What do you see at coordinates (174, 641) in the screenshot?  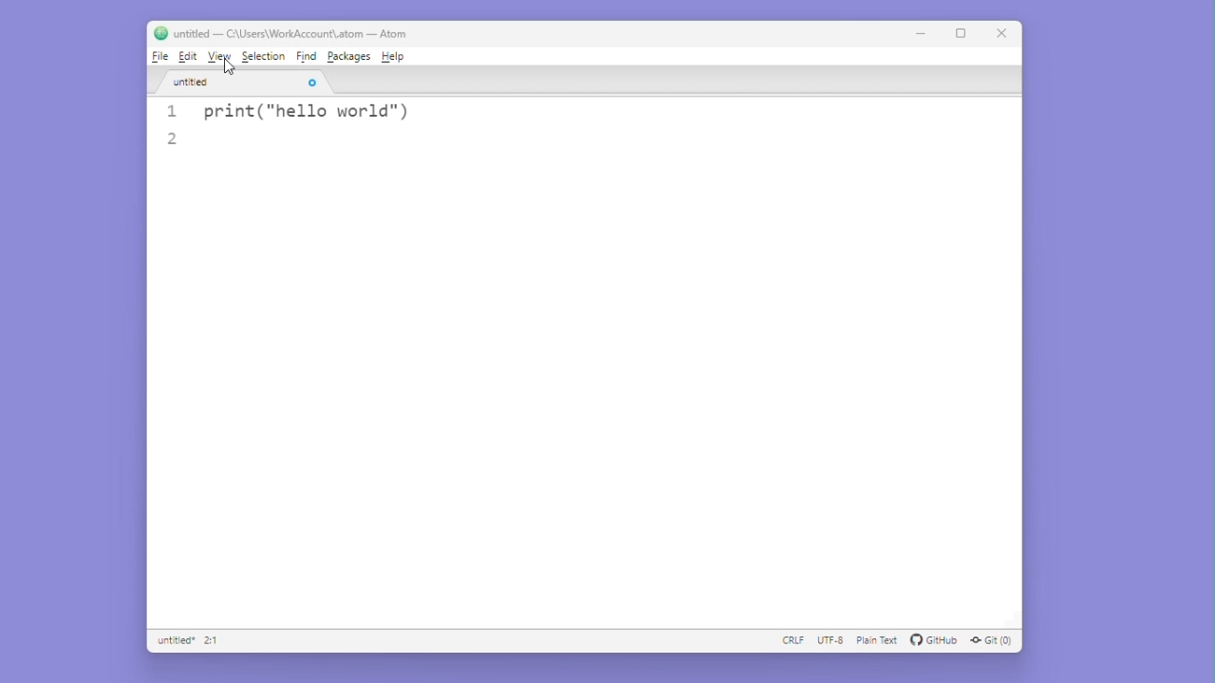 I see `untitled*` at bounding box center [174, 641].